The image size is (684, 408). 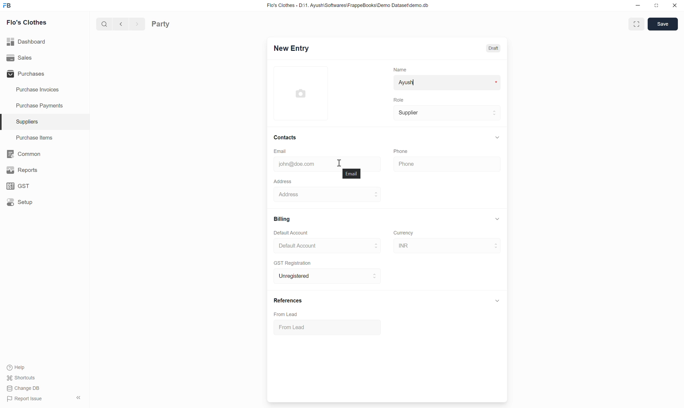 What do you see at coordinates (44, 74) in the screenshot?
I see `Purchases` at bounding box center [44, 74].